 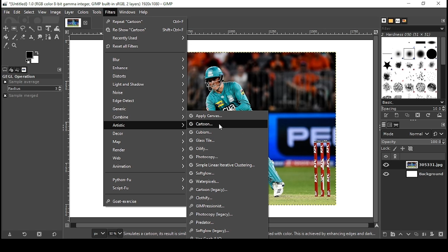 I want to click on color picker tool, so click(x=6, y=45).